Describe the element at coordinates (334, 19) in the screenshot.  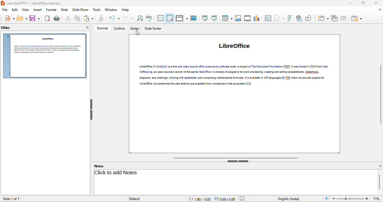
I see `duplicate slide` at that location.